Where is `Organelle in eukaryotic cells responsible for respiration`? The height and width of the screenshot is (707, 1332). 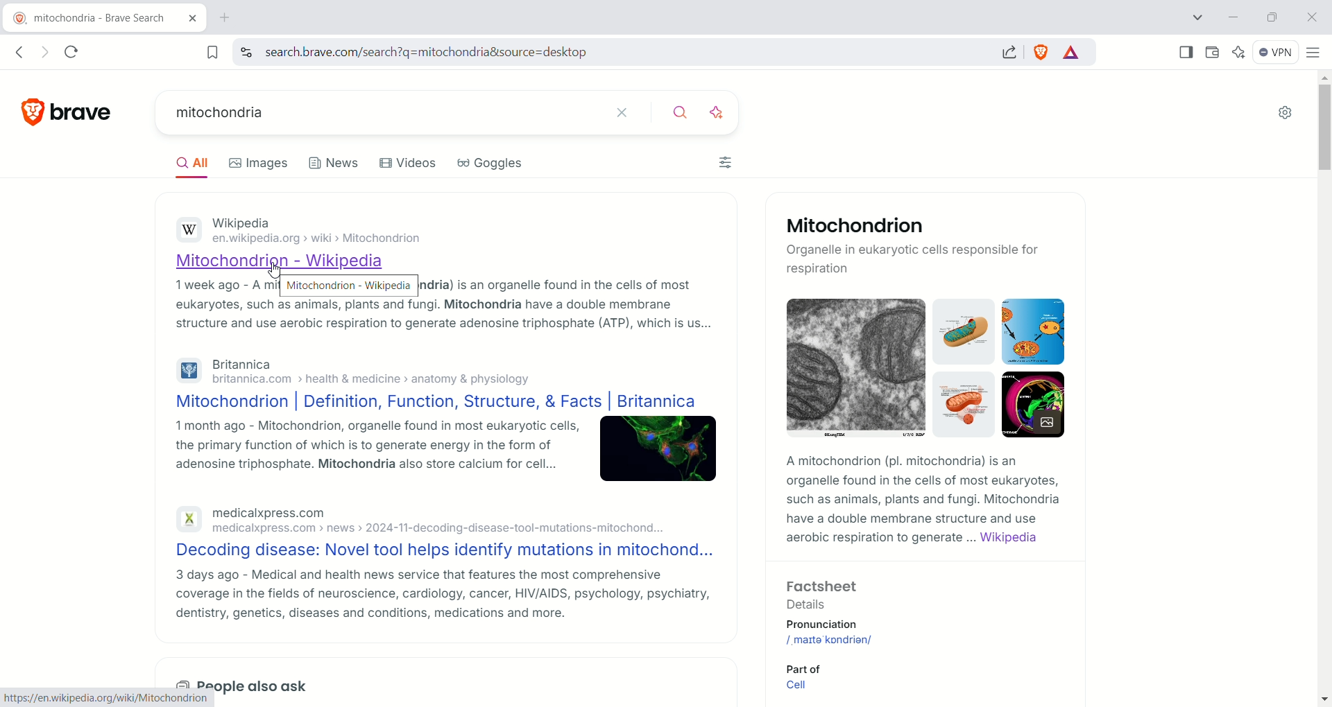 Organelle in eukaryotic cells responsible for respiration is located at coordinates (923, 261).